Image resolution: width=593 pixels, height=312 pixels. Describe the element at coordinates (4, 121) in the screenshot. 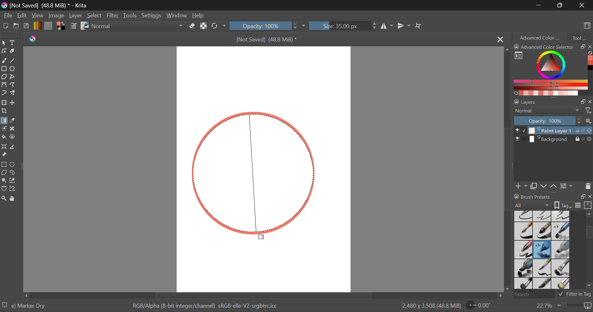

I see `Gradient Fill Selected` at that location.